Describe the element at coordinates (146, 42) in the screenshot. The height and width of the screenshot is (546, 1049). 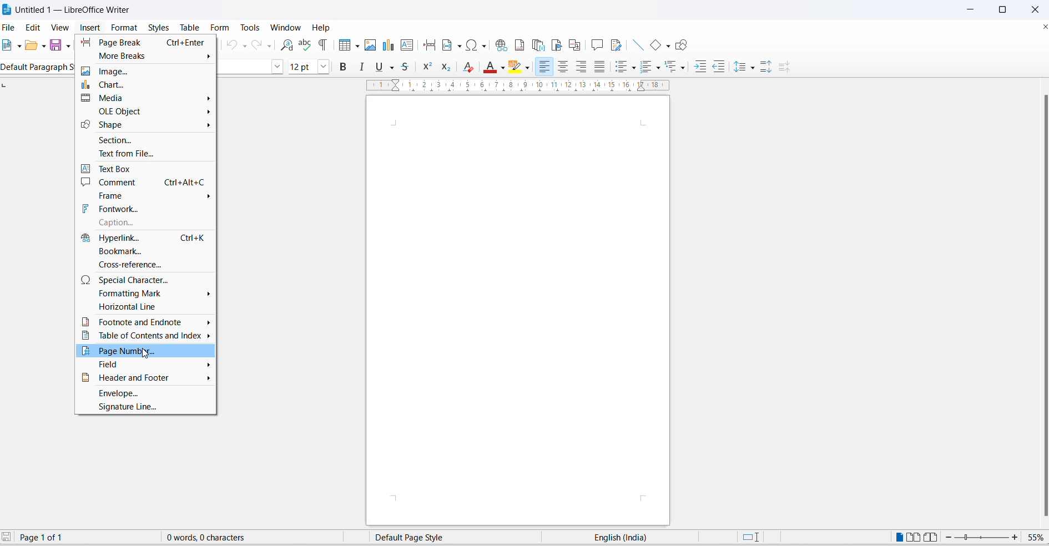
I see `page break` at that location.